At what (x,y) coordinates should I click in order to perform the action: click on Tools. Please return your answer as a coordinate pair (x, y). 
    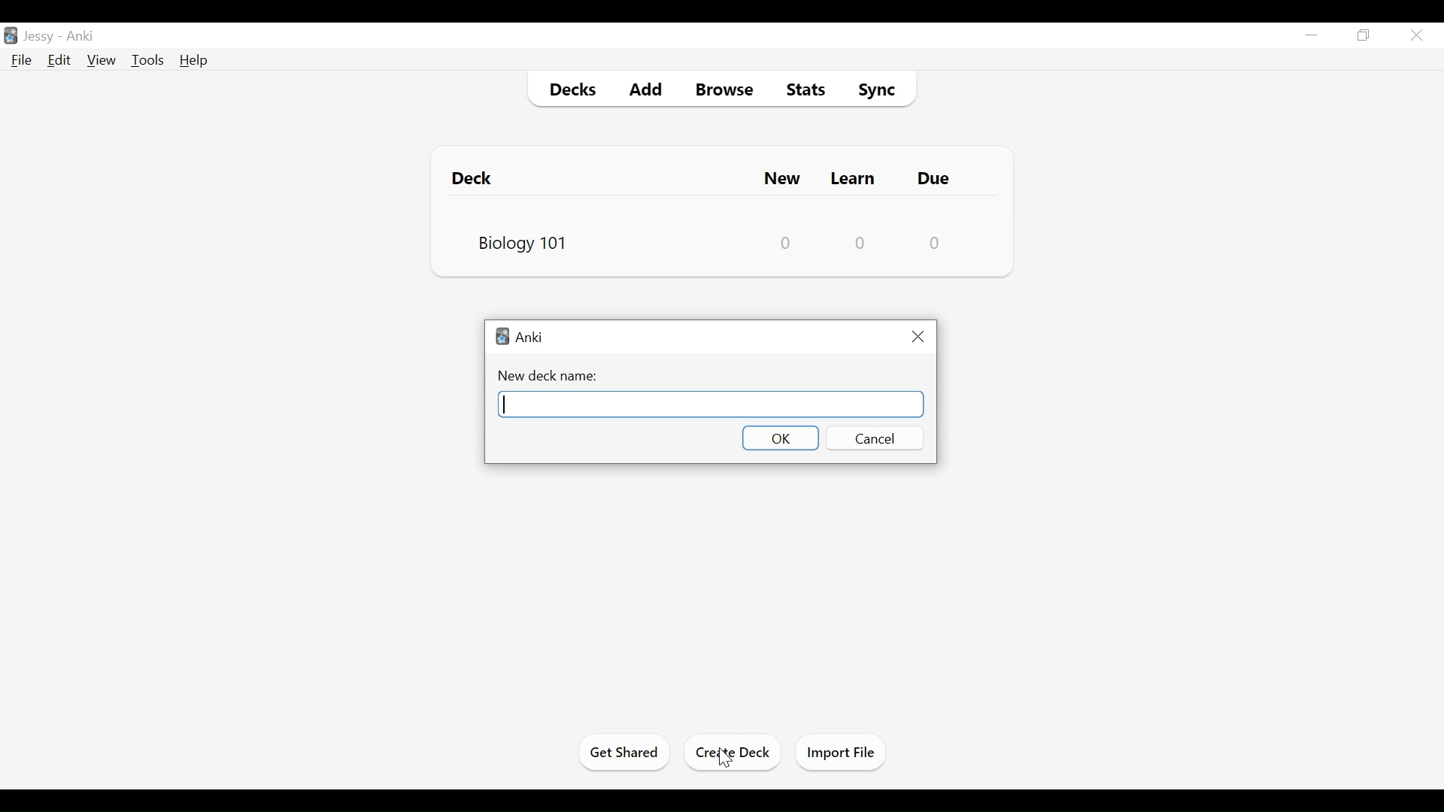
    Looking at the image, I should click on (147, 60).